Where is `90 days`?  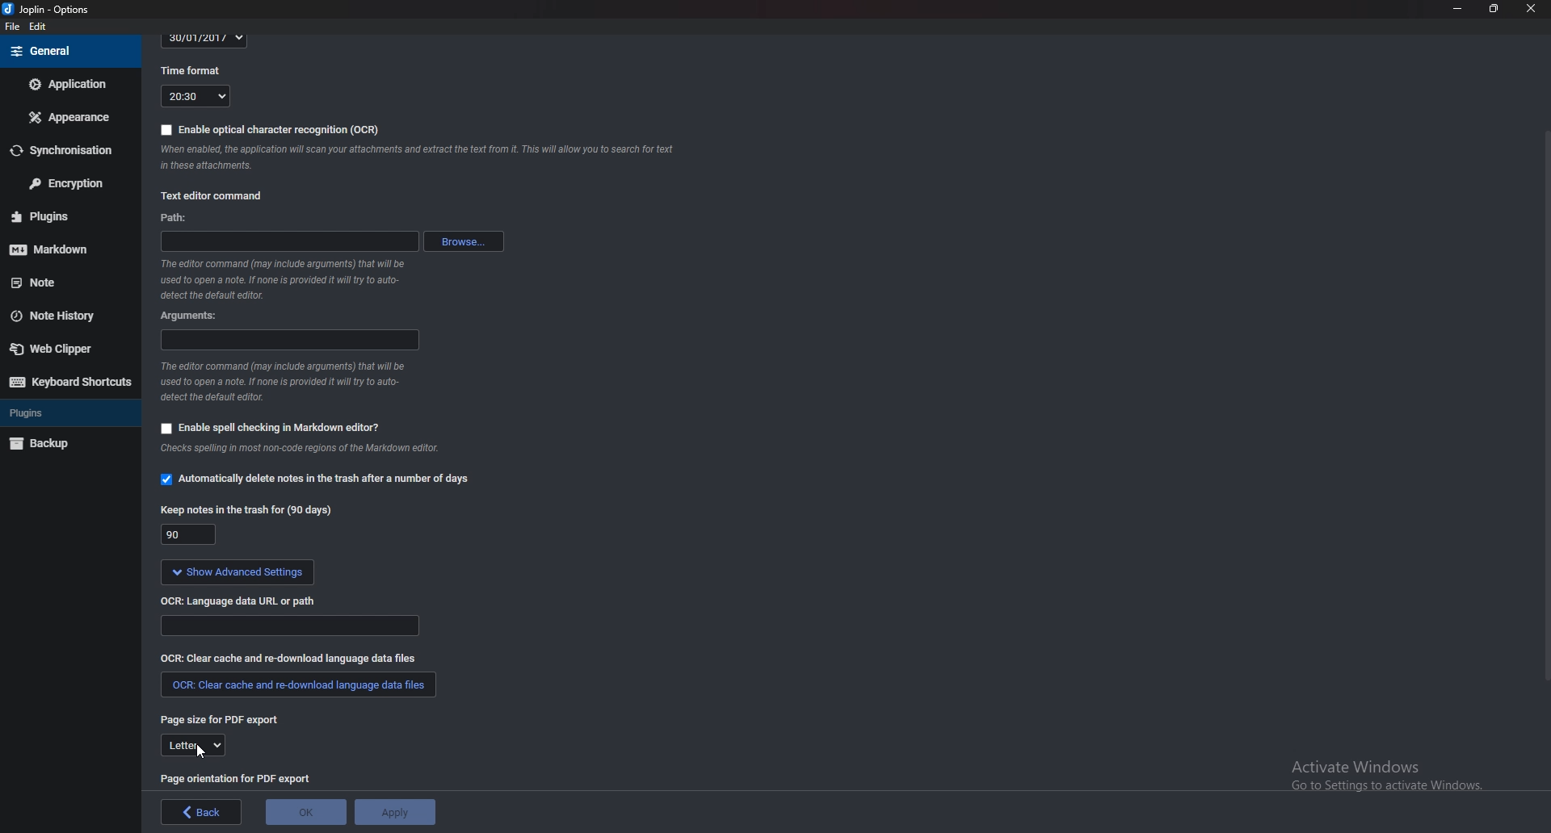 90 days is located at coordinates (190, 535).